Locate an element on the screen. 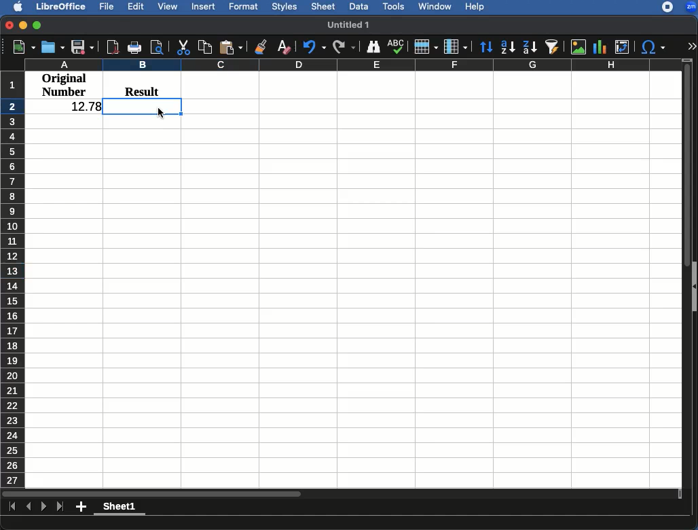 The width and height of the screenshot is (698, 530). Pivot table is located at coordinates (622, 47).